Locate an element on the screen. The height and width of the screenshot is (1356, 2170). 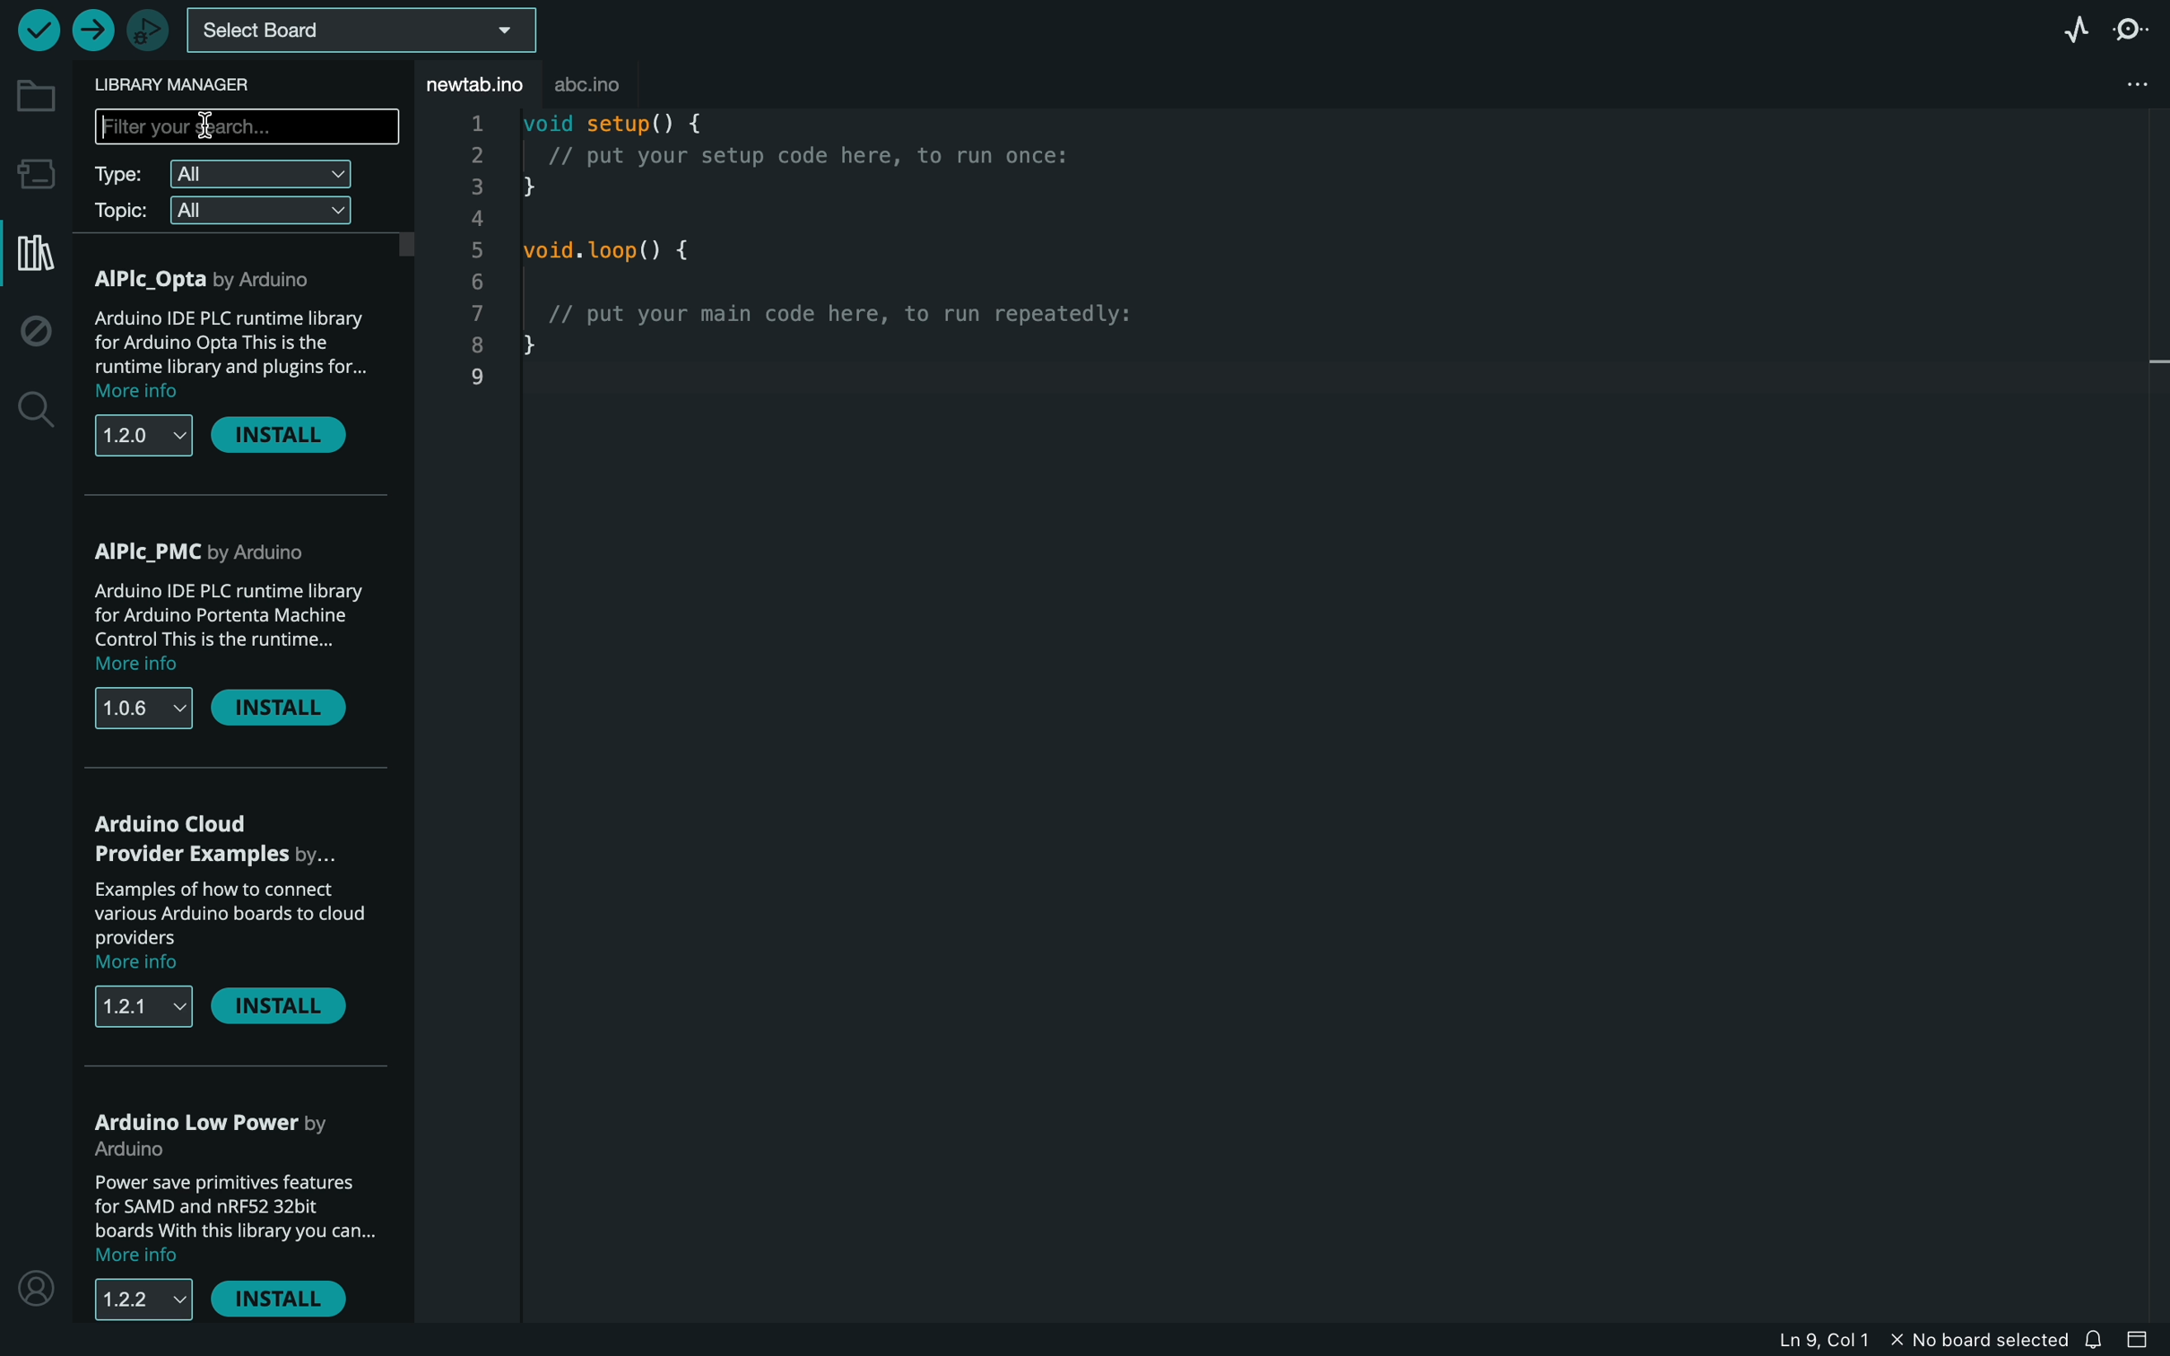
debug is located at coordinates (39, 332).